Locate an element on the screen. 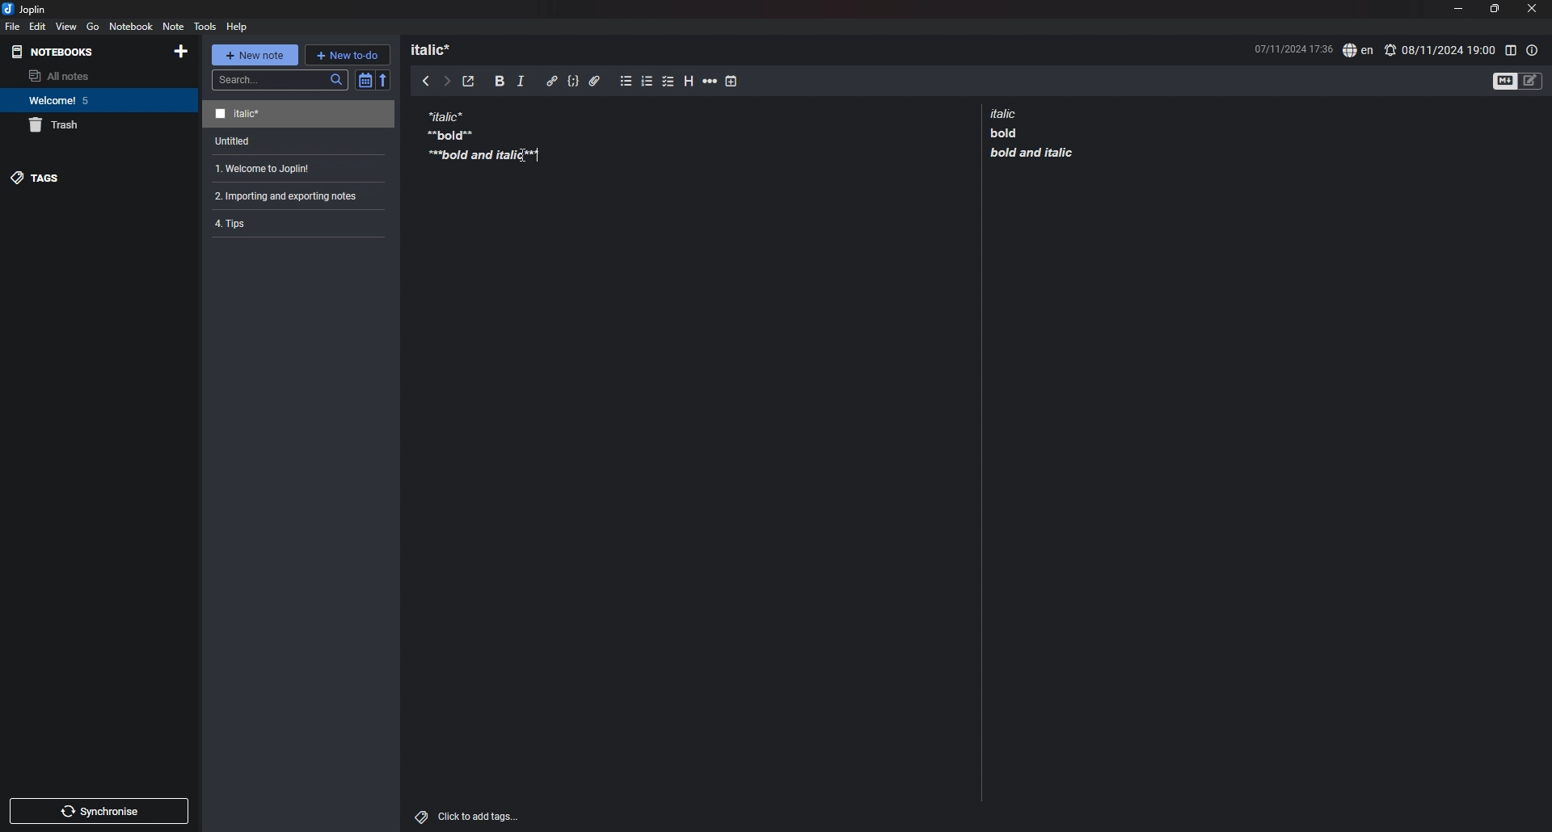 The image size is (1552, 832). note is located at coordinates (295, 169).